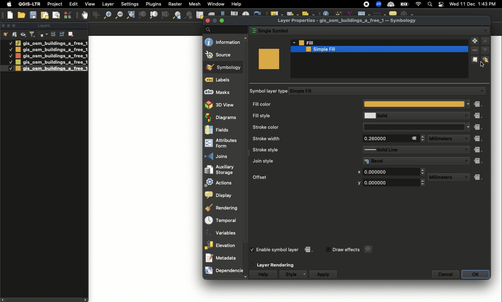 The image size is (502, 302). Describe the element at coordinates (278, 265) in the screenshot. I see `Layer rendering` at that location.